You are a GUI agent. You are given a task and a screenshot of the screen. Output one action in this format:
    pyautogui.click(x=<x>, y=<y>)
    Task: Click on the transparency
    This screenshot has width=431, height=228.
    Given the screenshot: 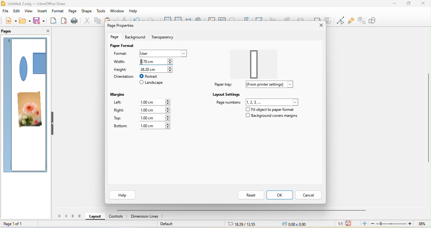 What is the action you would take?
    pyautogui.click(x=162, y=36)
    